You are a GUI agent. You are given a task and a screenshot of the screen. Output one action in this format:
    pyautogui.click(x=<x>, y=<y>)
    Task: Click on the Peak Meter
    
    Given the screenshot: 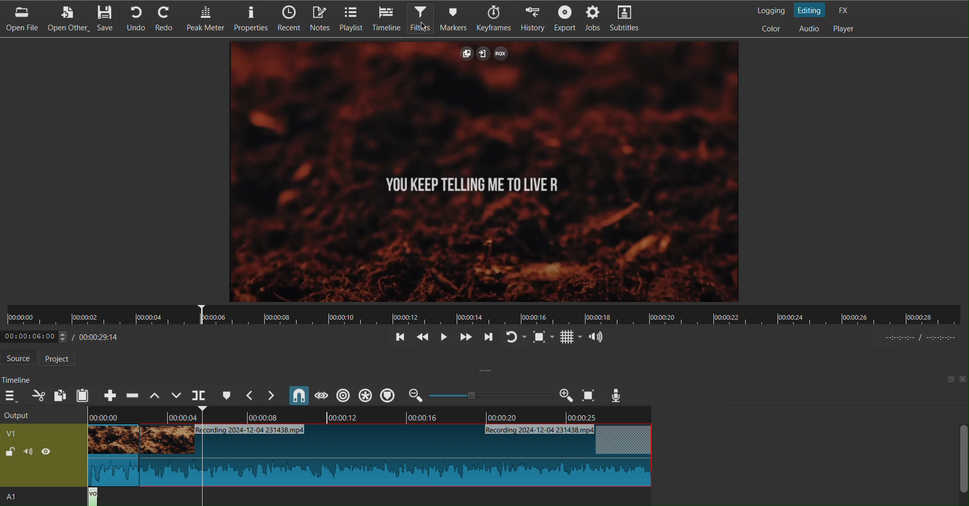 What is the action you would take?
    pyautogui.click(x=207, y=19)
    